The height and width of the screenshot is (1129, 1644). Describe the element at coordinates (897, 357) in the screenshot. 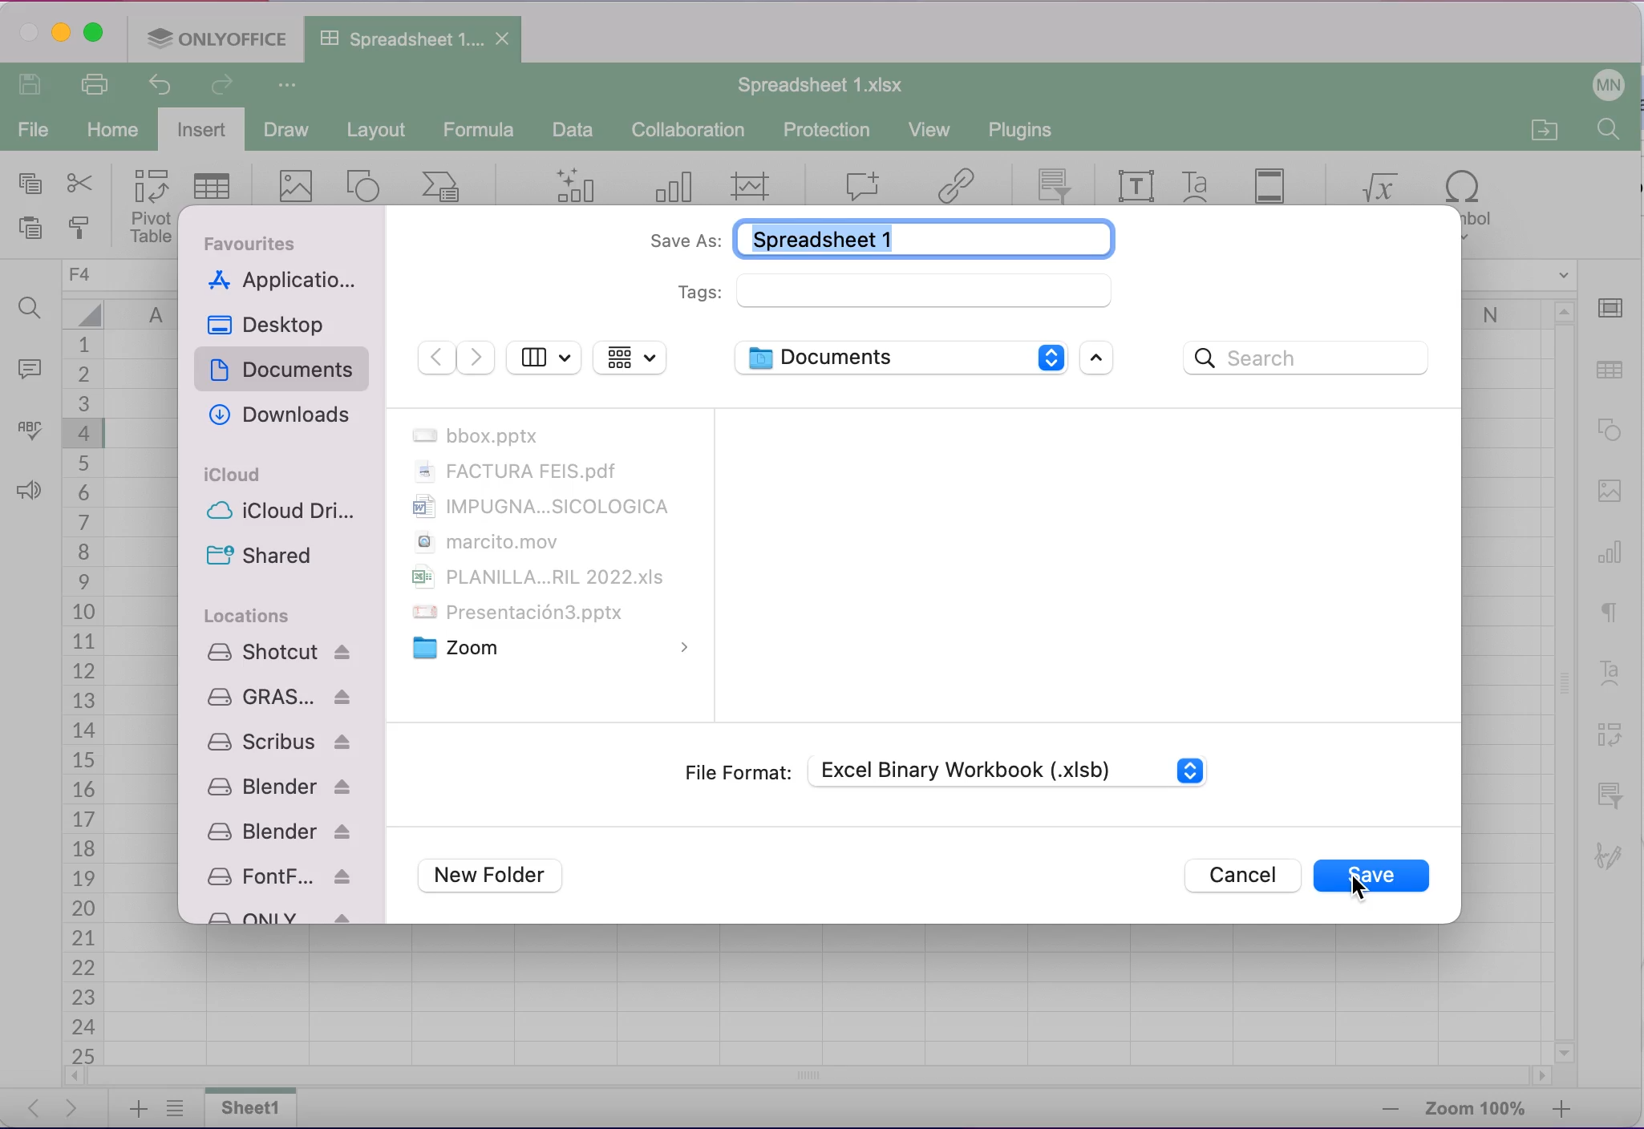

I see `documents dropdown` at that location.